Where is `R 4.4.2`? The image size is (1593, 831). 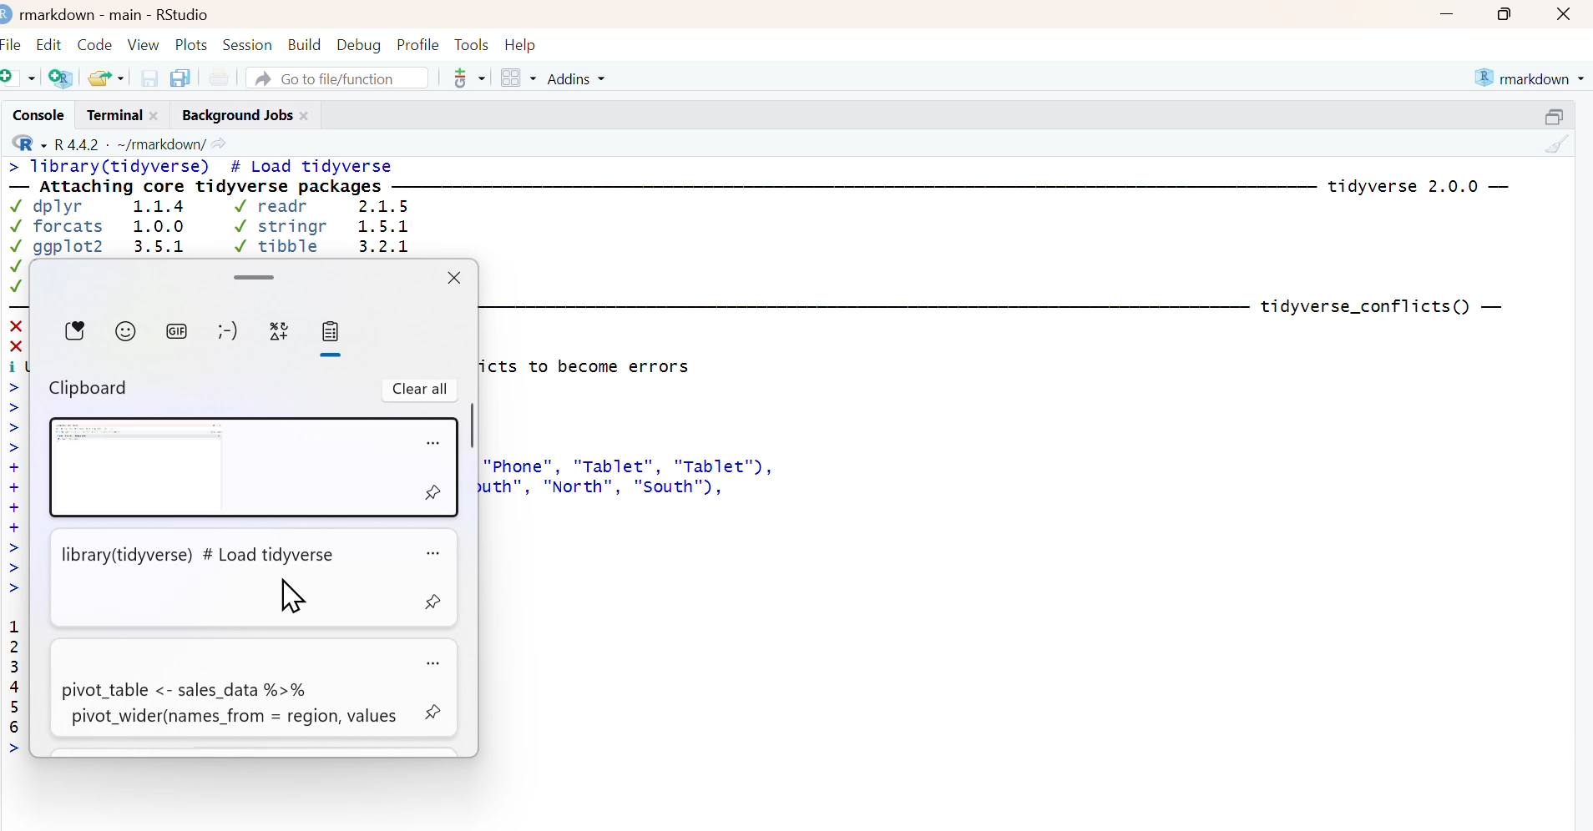
R 4.4.2 is located at coordinates (78, 143).